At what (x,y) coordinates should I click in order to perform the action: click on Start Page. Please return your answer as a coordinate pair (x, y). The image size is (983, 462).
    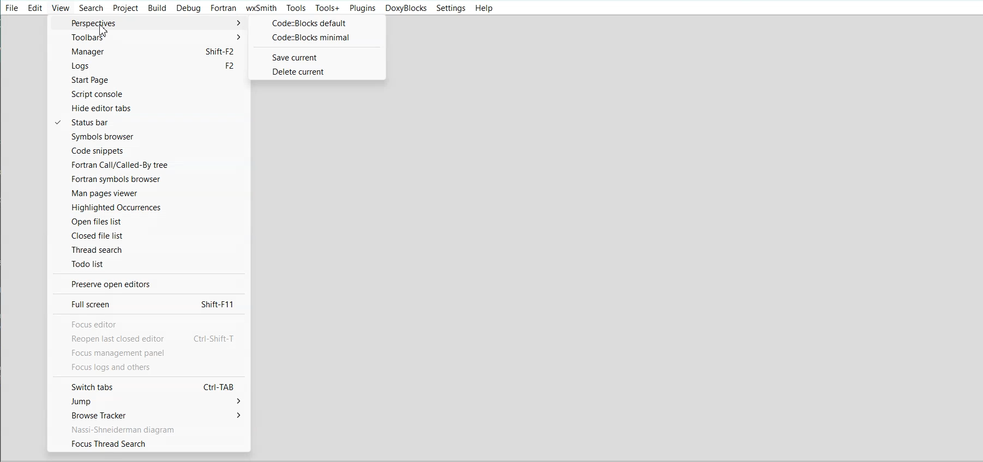
    Looking at the image, I should click on (150, 80).